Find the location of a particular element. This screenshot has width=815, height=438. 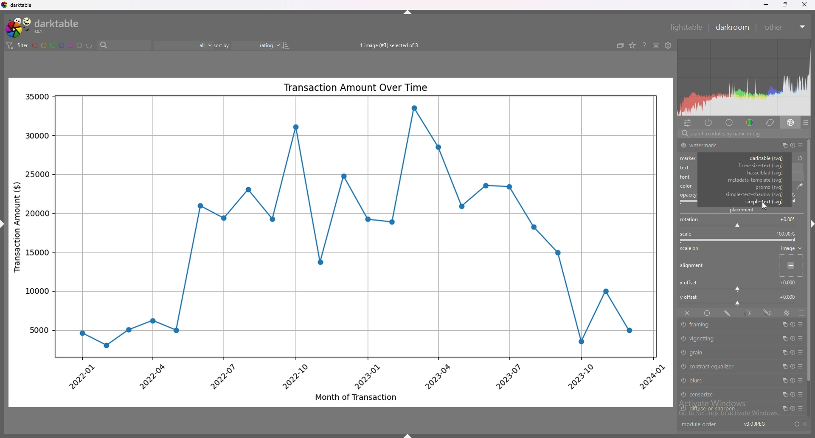

y offset bar is located at coordinates (738, 304).